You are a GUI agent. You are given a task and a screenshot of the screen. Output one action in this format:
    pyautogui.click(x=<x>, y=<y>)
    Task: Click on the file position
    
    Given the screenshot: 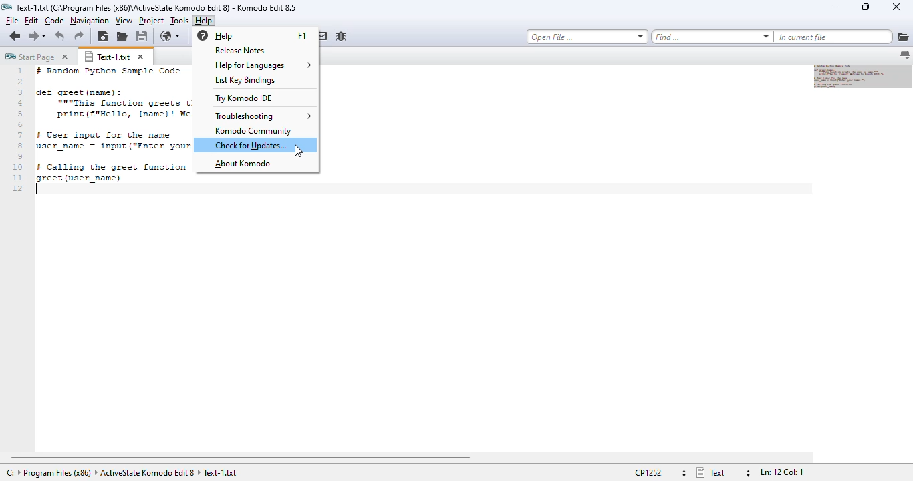 What is the action you would take?
    pyautogui.click(x=782, y=472)
    